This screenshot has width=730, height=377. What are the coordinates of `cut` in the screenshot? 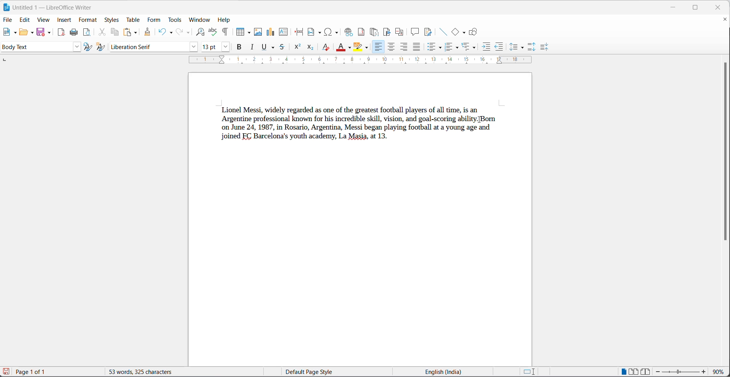 It's located at (100, 33).